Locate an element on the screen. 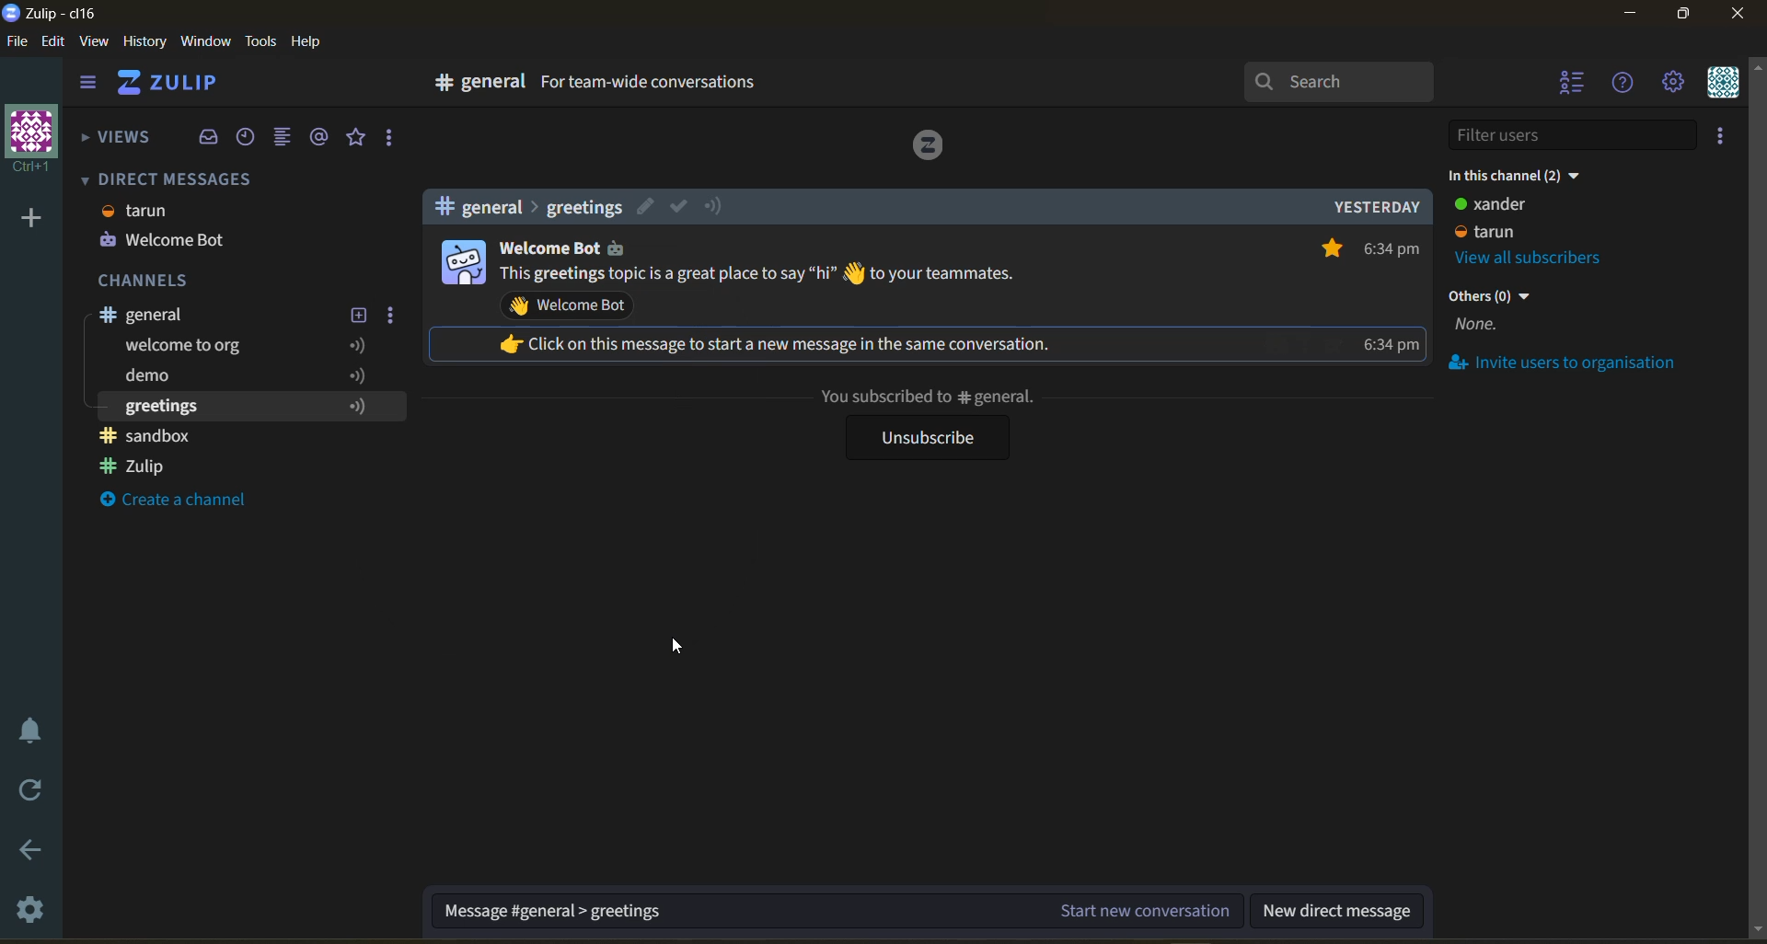 This screenshot has height=944, width=1767. close is located at coordinates (1741, 17).